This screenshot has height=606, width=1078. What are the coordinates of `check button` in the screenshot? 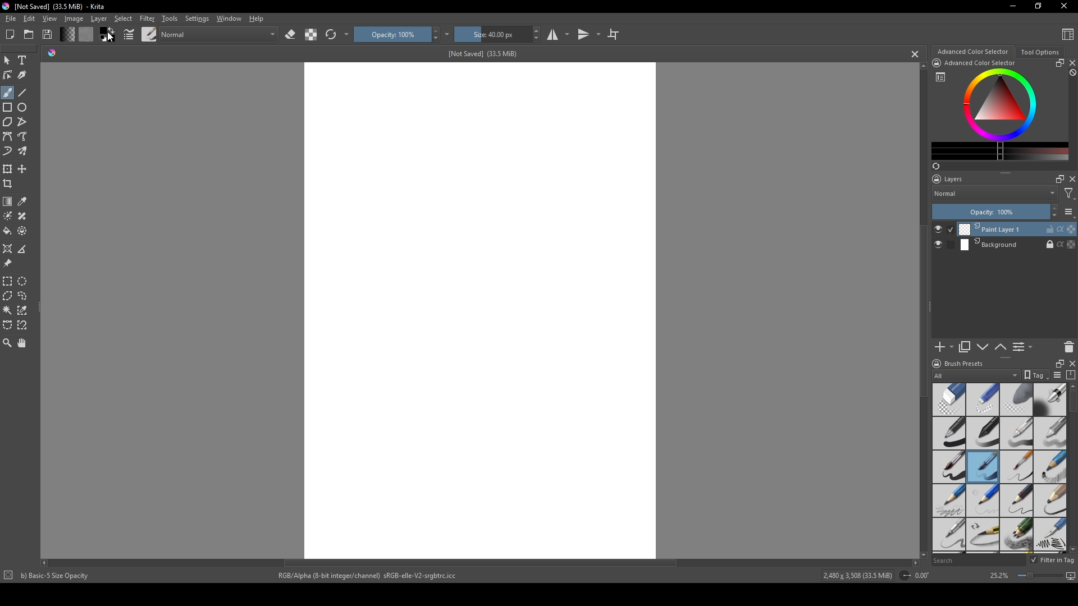 It's located at (943, 229).